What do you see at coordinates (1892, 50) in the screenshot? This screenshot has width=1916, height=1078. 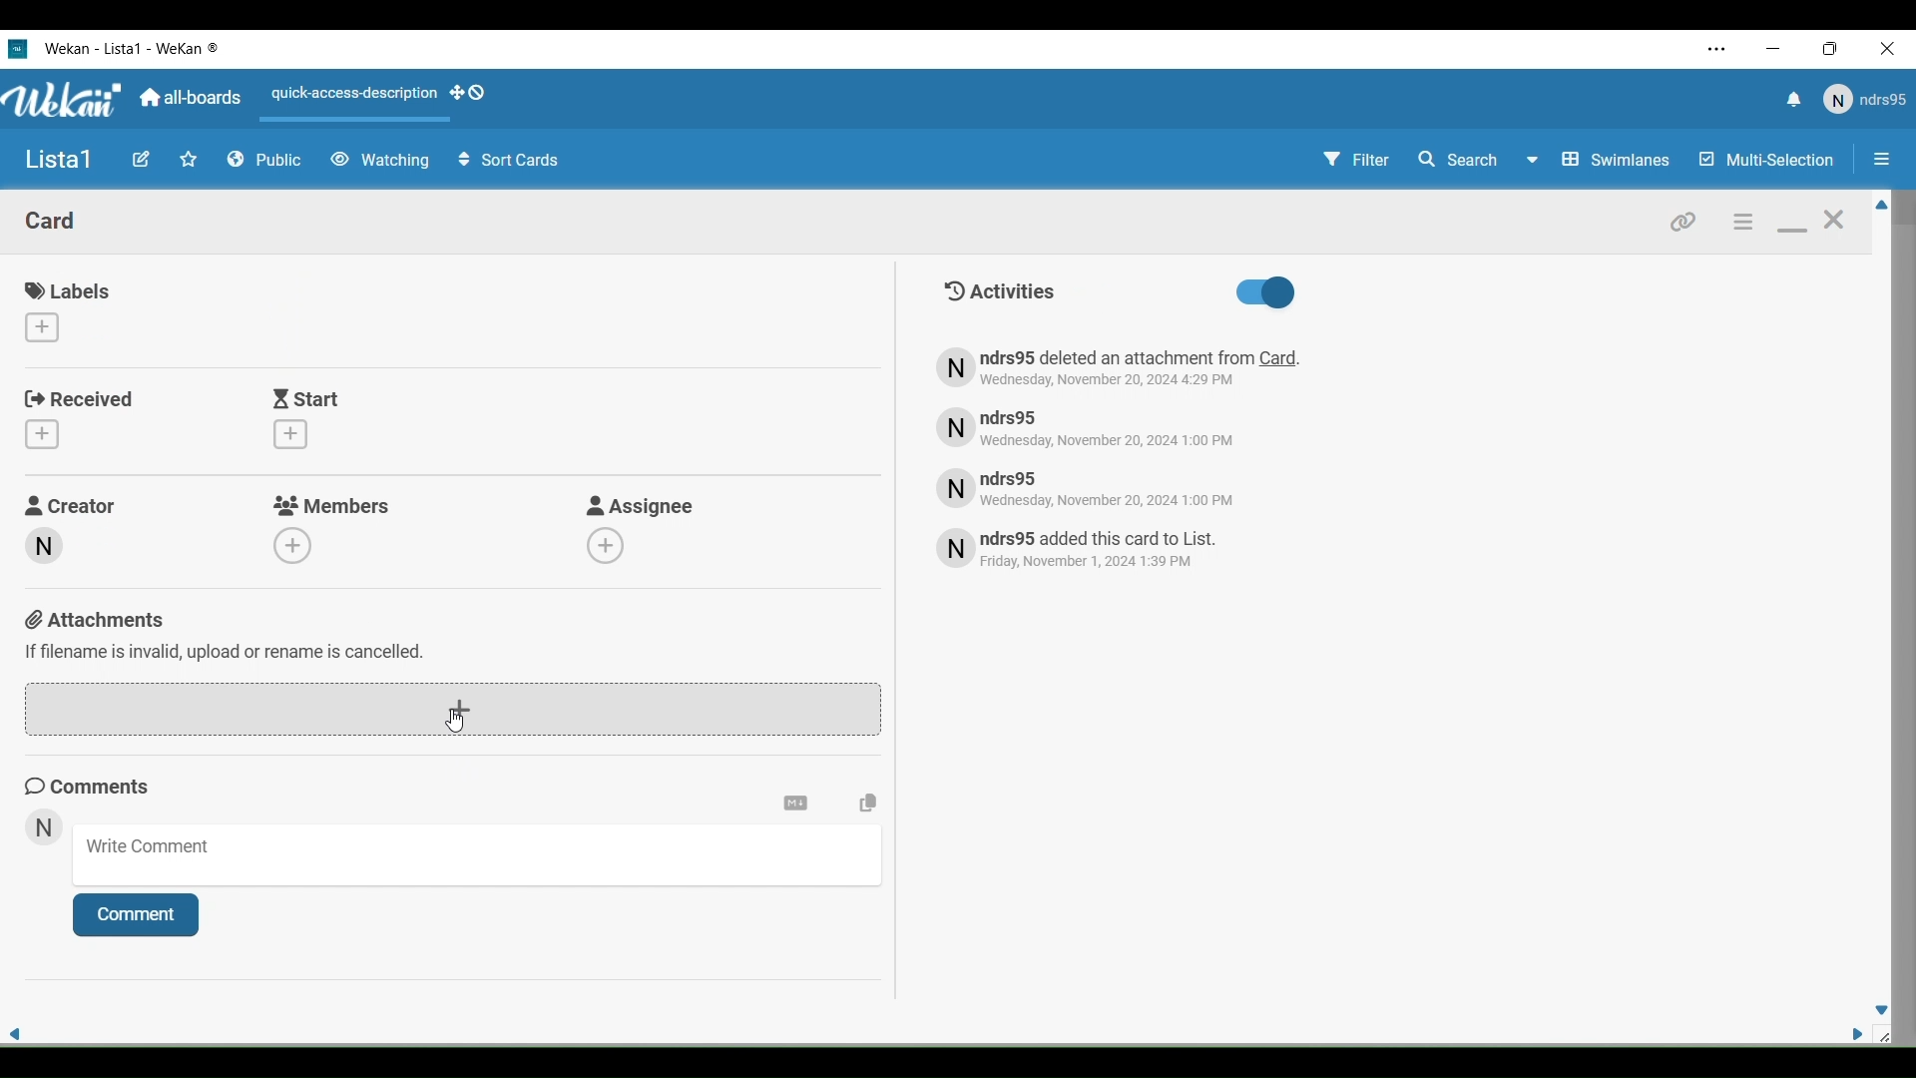 I see `Close` at bounding box center [1892, 50].